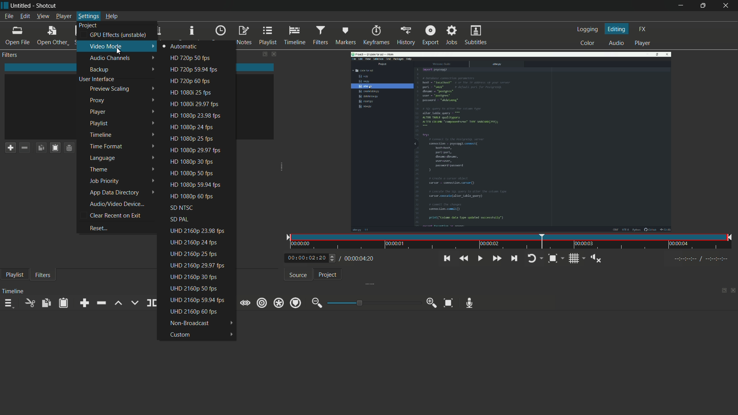 This screenshot has height=415, width=738. Describe the element at coordinates (63, 17) in the screenshot. I see `player menu` at that location.